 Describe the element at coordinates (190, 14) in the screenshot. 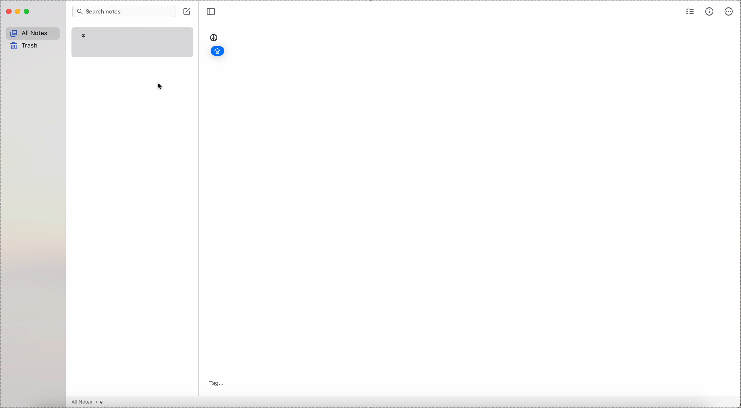

I see `create note` at that location.